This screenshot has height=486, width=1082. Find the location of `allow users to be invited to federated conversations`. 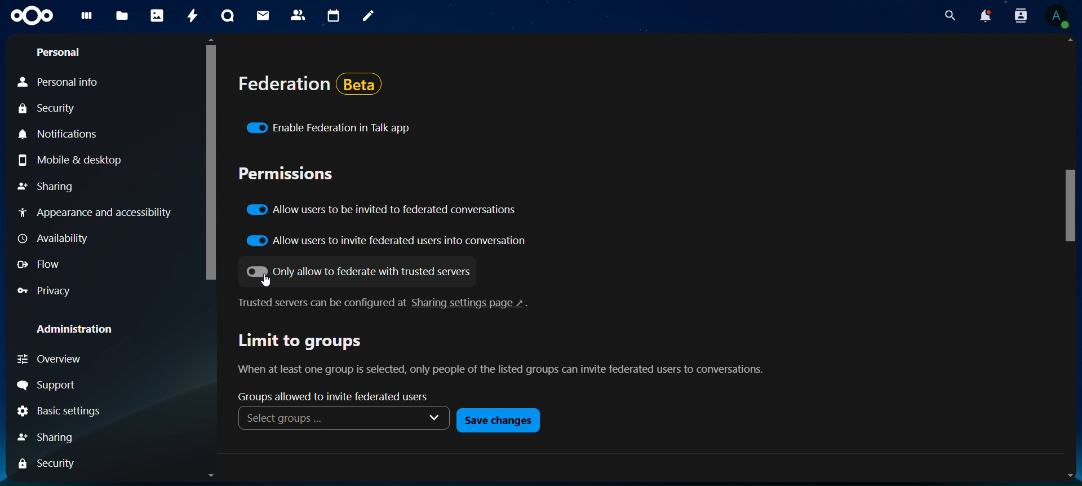

allow users to be invited to federated conversations is located at coordinates (385, 210).